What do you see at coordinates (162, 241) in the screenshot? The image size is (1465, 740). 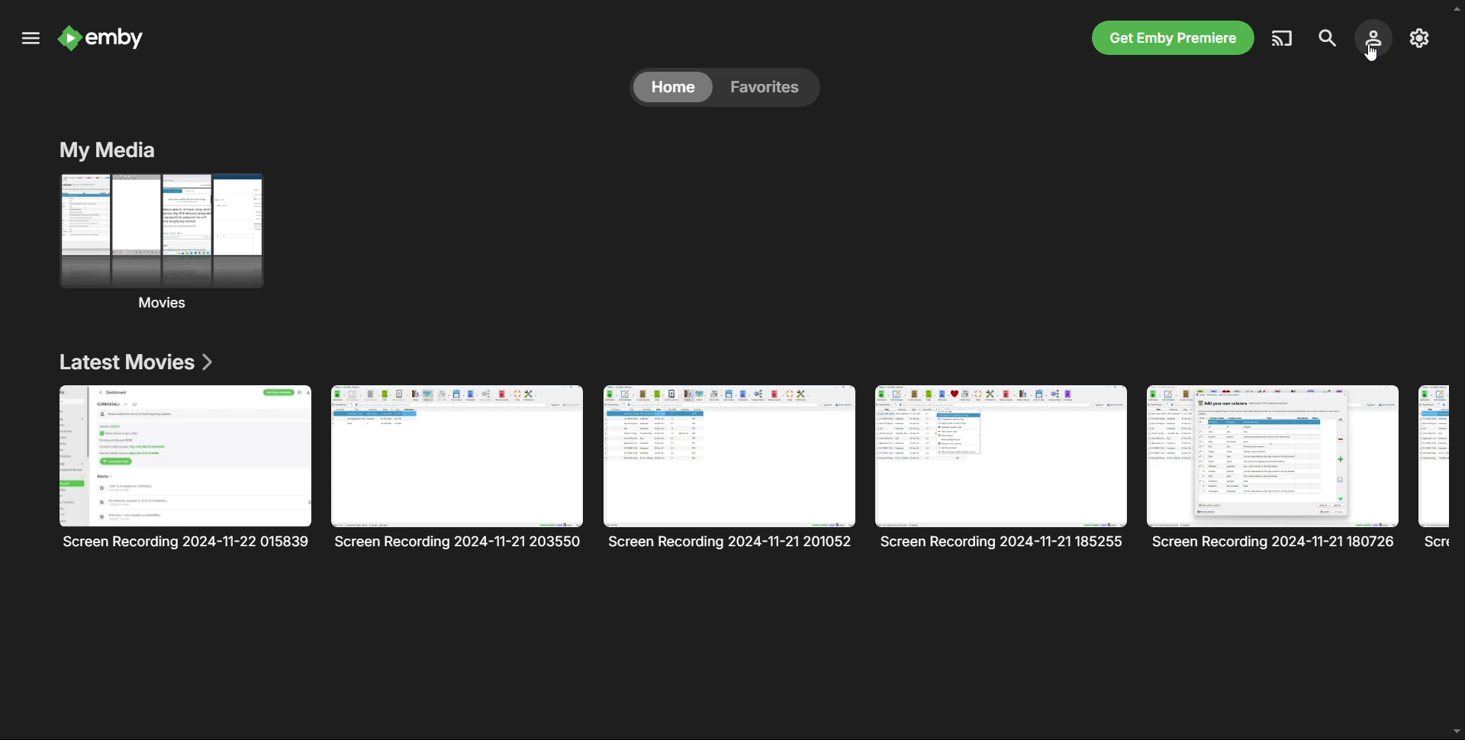 I see `movies folder` at bounding box center [162, 241].